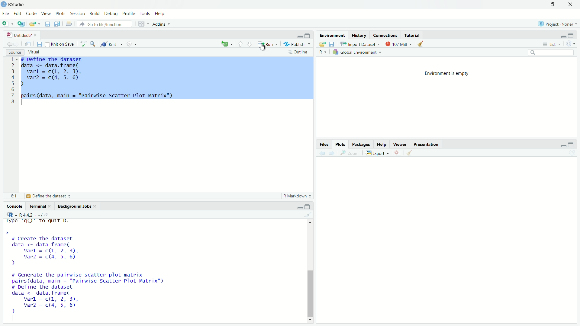 The height and width of the screenshot is (326, 580). I want to click on Type 'qQ)" to quit R.
>
# Create the dataset
data <- data.frame(
varl = c(, 2, 3),
var2 = c(4, 5, 6)
)
# Generate the pairwise scatter plot matrix
pairs(data, main = "Pairwise Scatter Plot Matrix")
# Define the dataset
data <- data.frame(
varl = cQ, 2, 3),
var2 = c(4, 5, 6)
2, so click(105, 268).